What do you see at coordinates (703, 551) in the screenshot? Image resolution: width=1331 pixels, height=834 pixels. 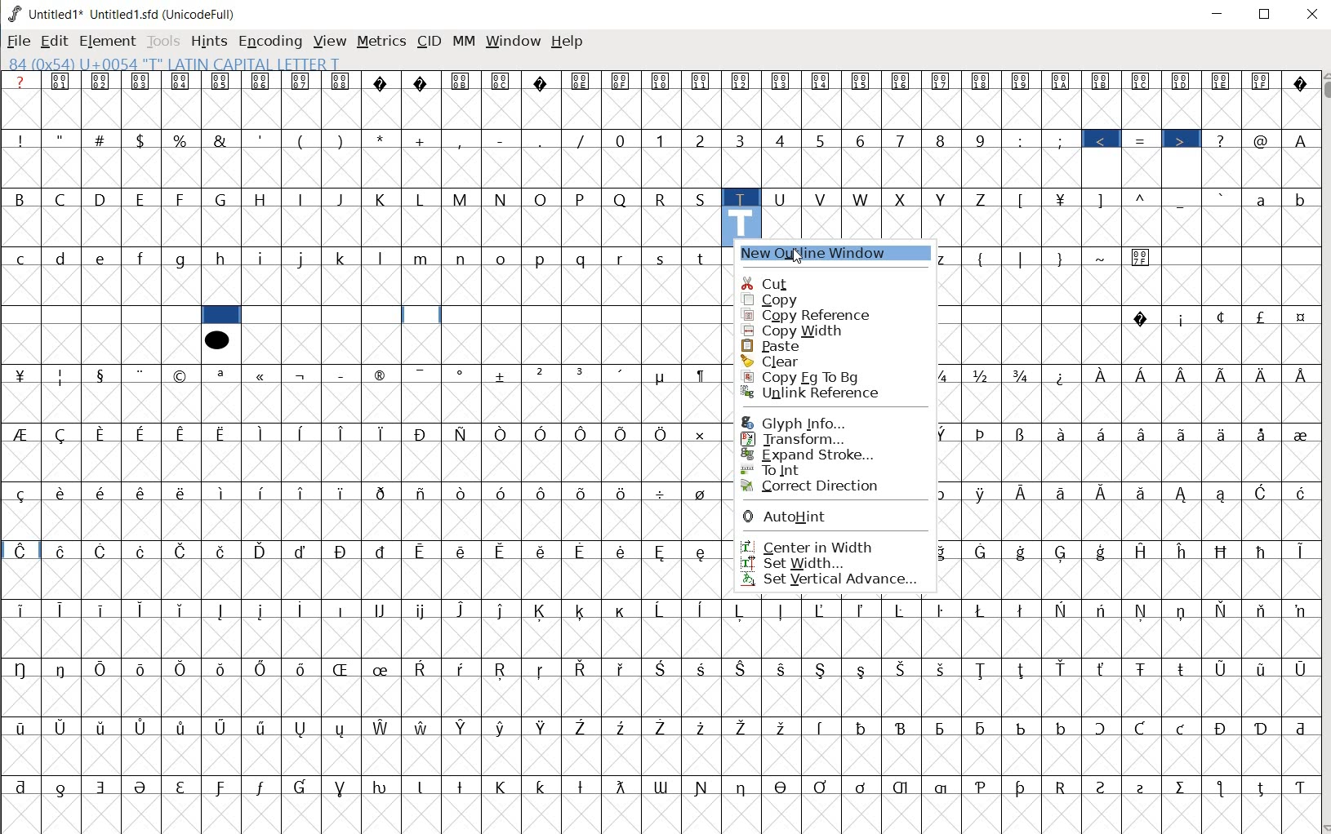 I see `Symbol` at bounding box center [703, 551].